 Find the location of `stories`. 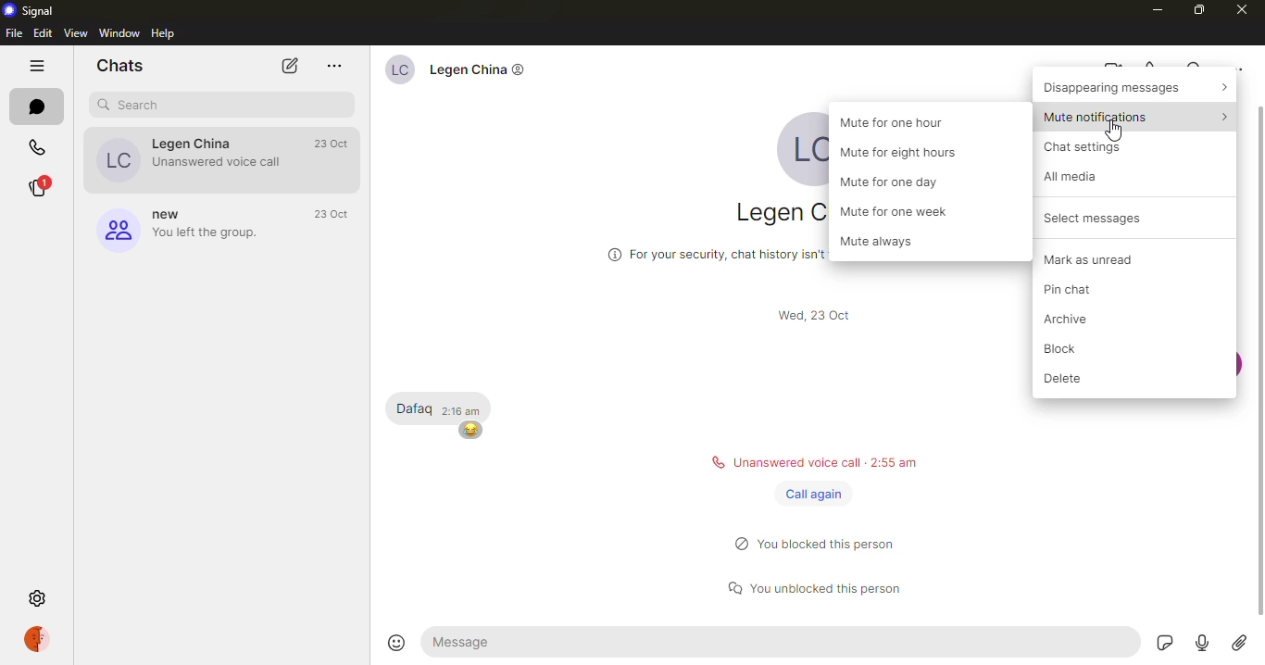

stories is located at coordinates (40, 187).